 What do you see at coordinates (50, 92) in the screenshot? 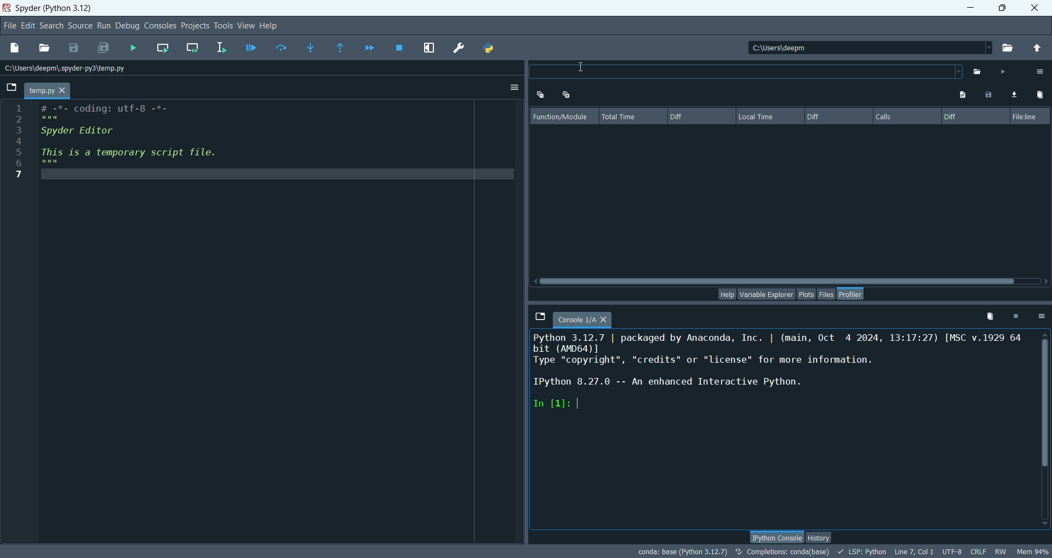
I see `temp.py` at bounding box center [50, 92].